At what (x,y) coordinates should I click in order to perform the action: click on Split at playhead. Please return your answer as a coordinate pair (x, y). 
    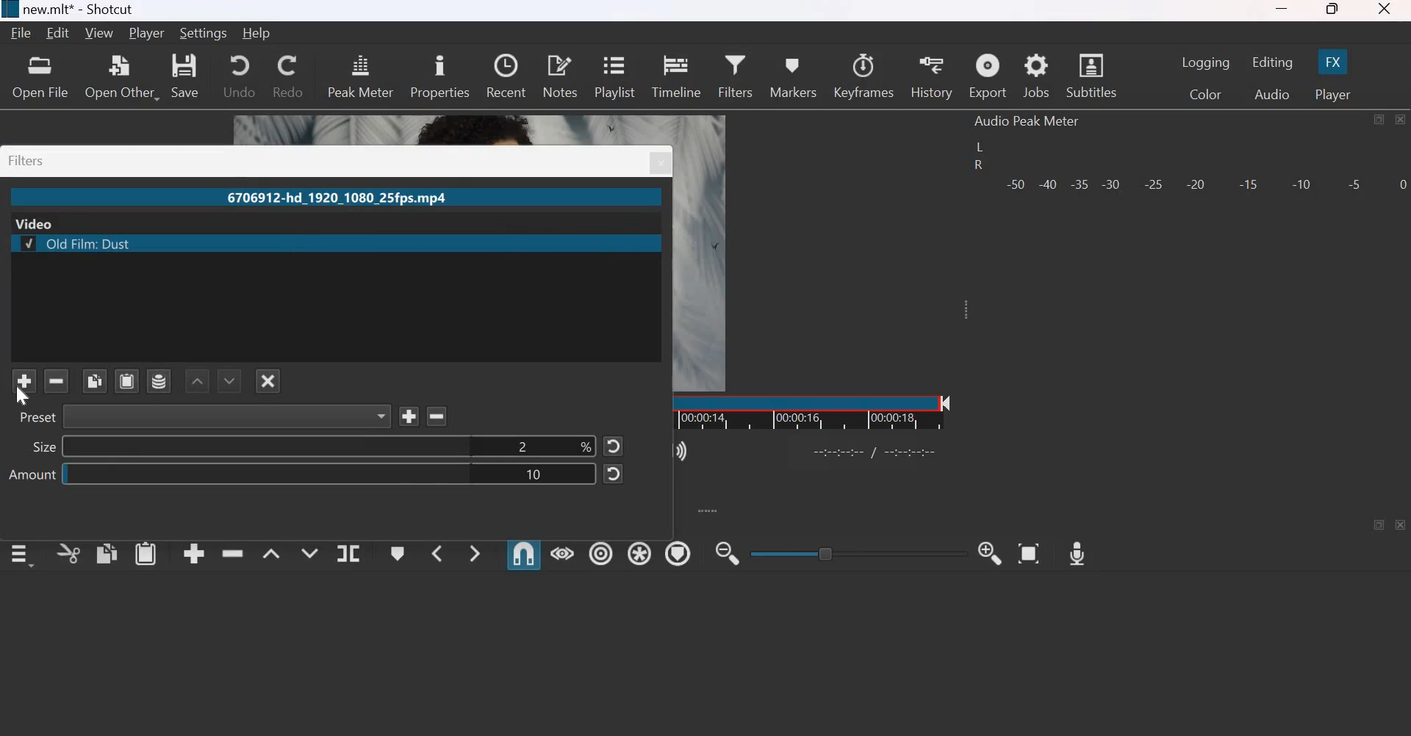
    Looking at the image, I should click on (348, 552).